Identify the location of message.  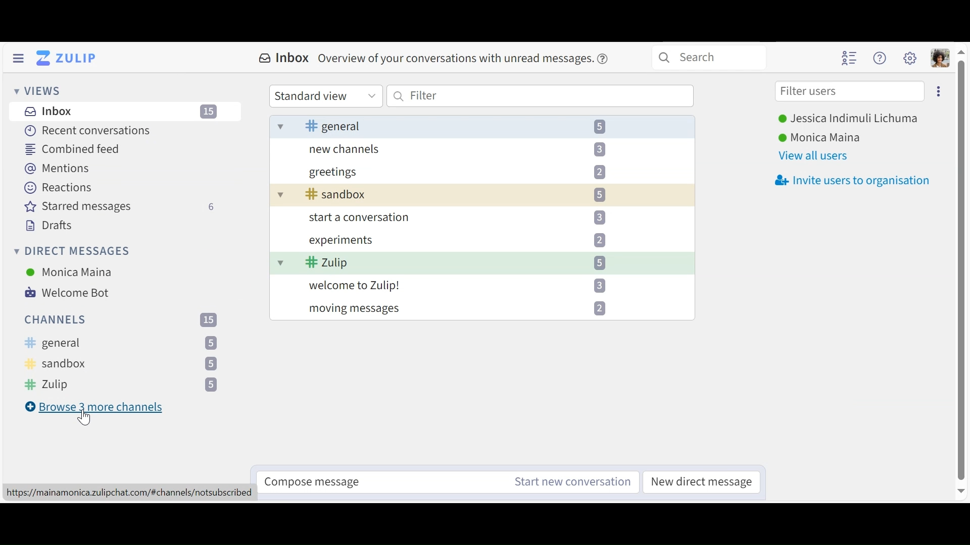
(456, 59).